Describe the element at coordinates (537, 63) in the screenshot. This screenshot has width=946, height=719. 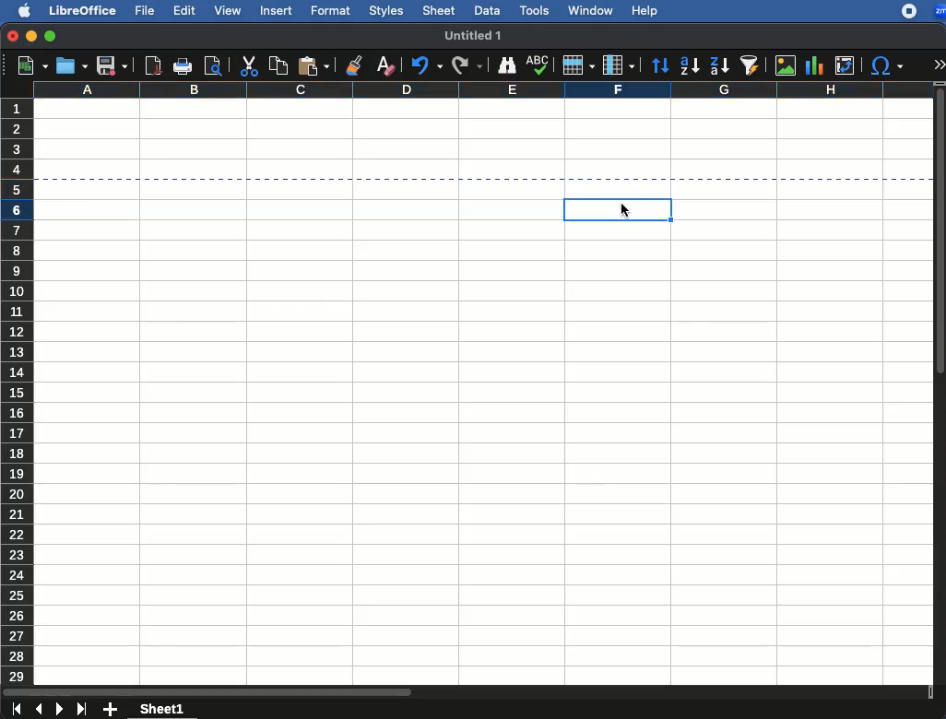
I see `spell check` at that location.